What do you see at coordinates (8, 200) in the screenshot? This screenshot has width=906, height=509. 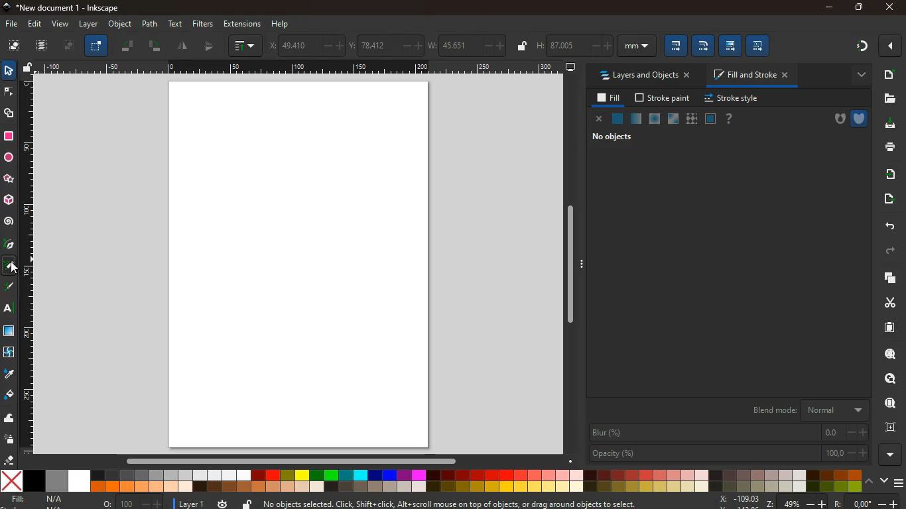 I see `3d tool` at bounding box center [8, 200].